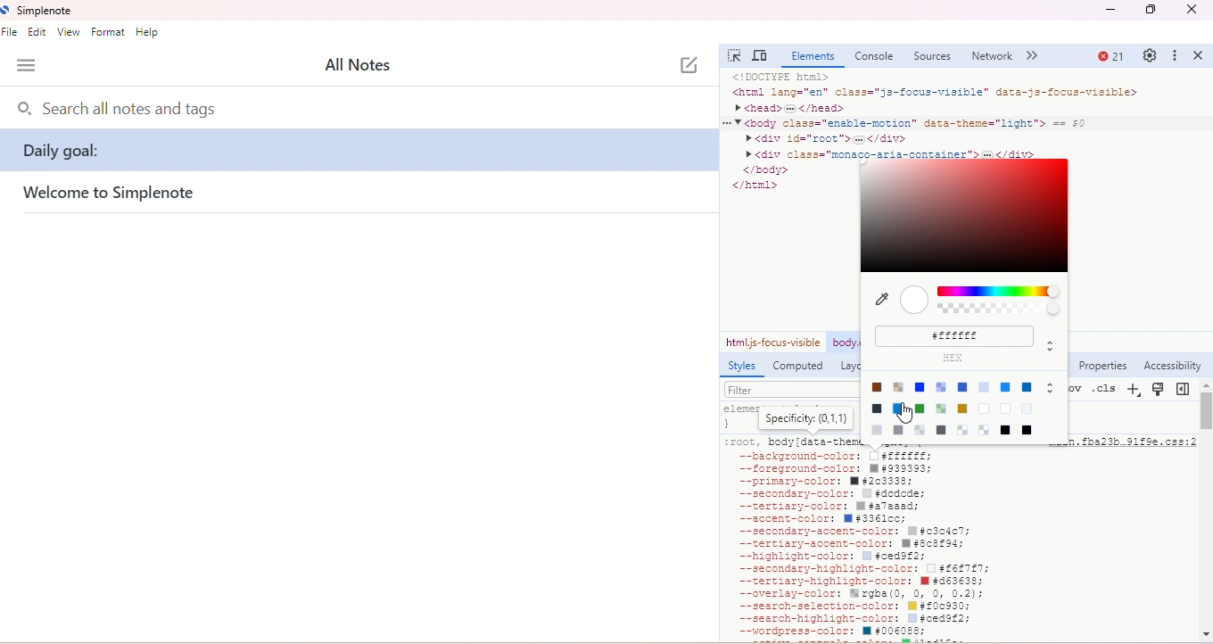 The image size is (1213, 644). I want to click on toggle rendering emulations, so click(1159, 391).